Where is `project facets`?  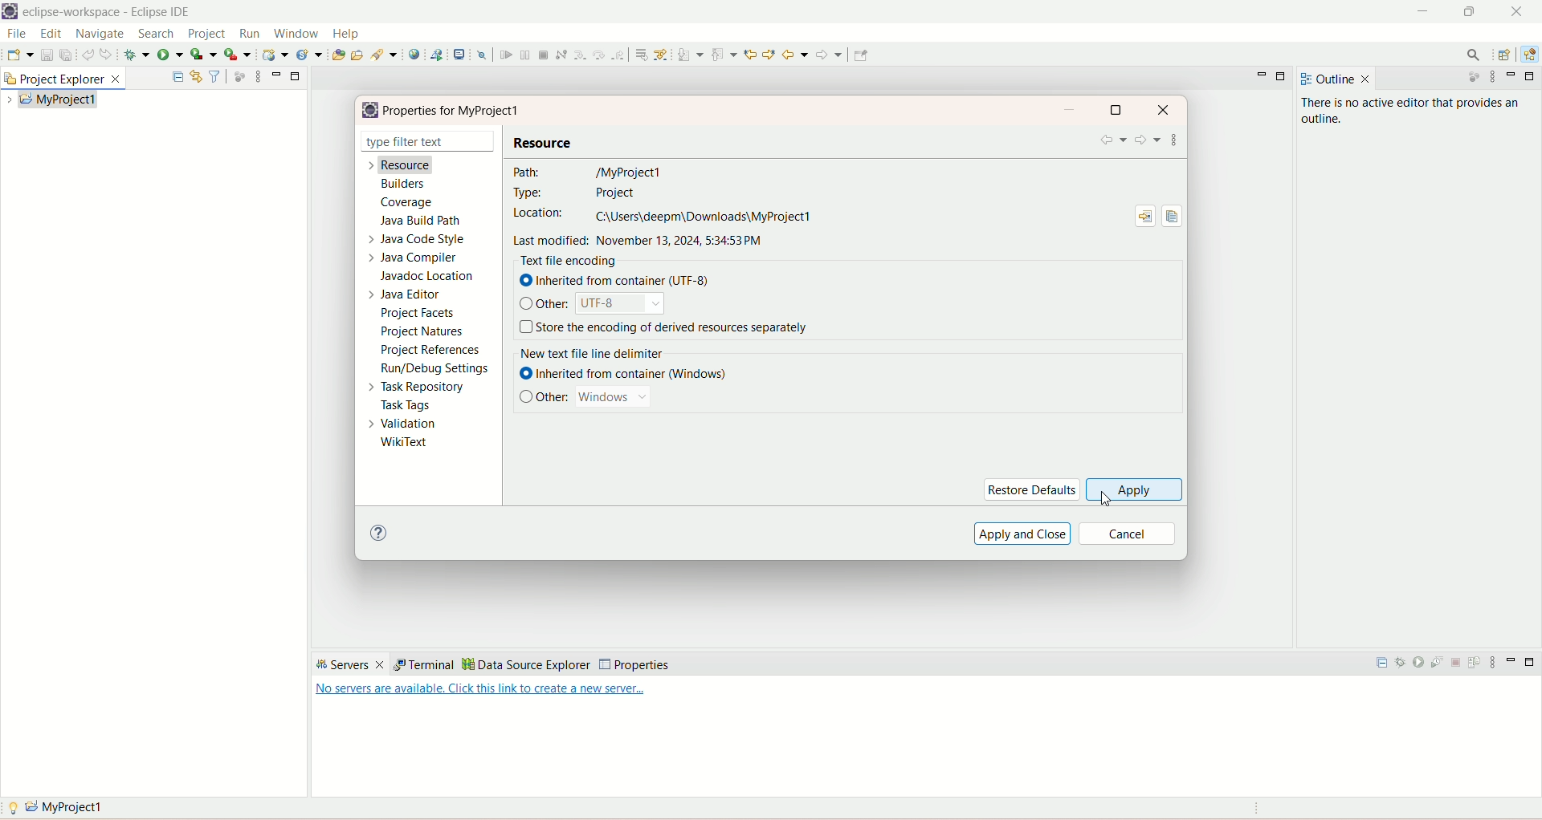
project facets is located at coordinates (418, 314).